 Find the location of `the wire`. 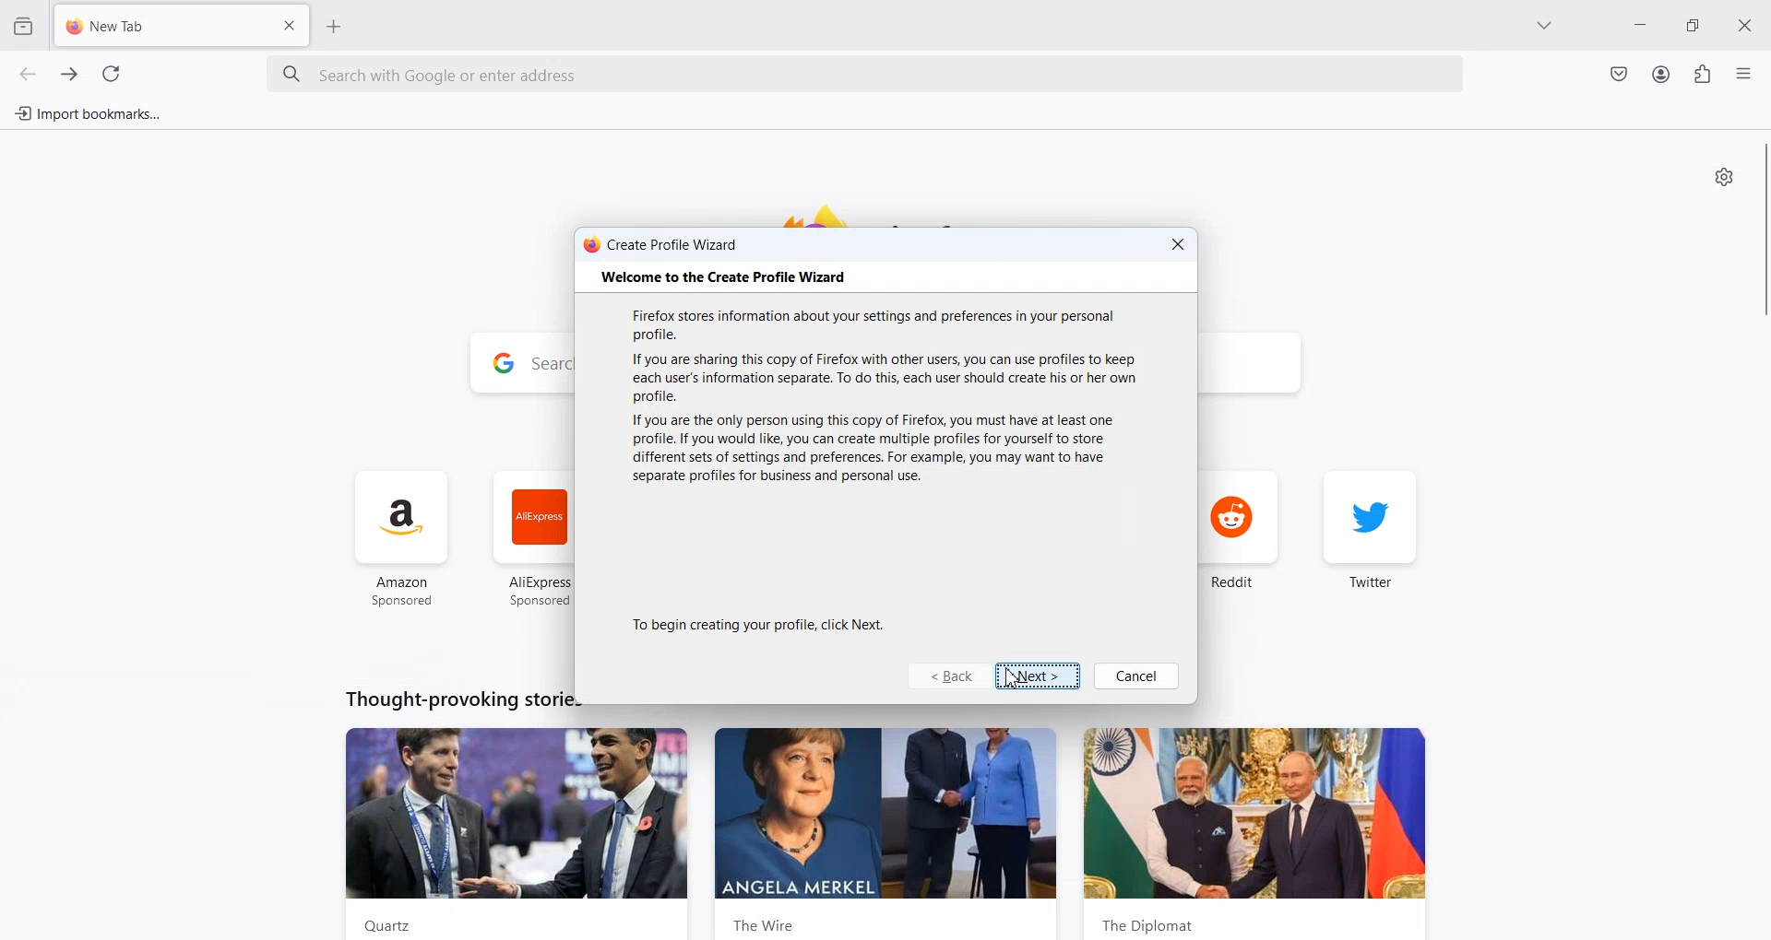

the wire is located at coordinates (887, 833).